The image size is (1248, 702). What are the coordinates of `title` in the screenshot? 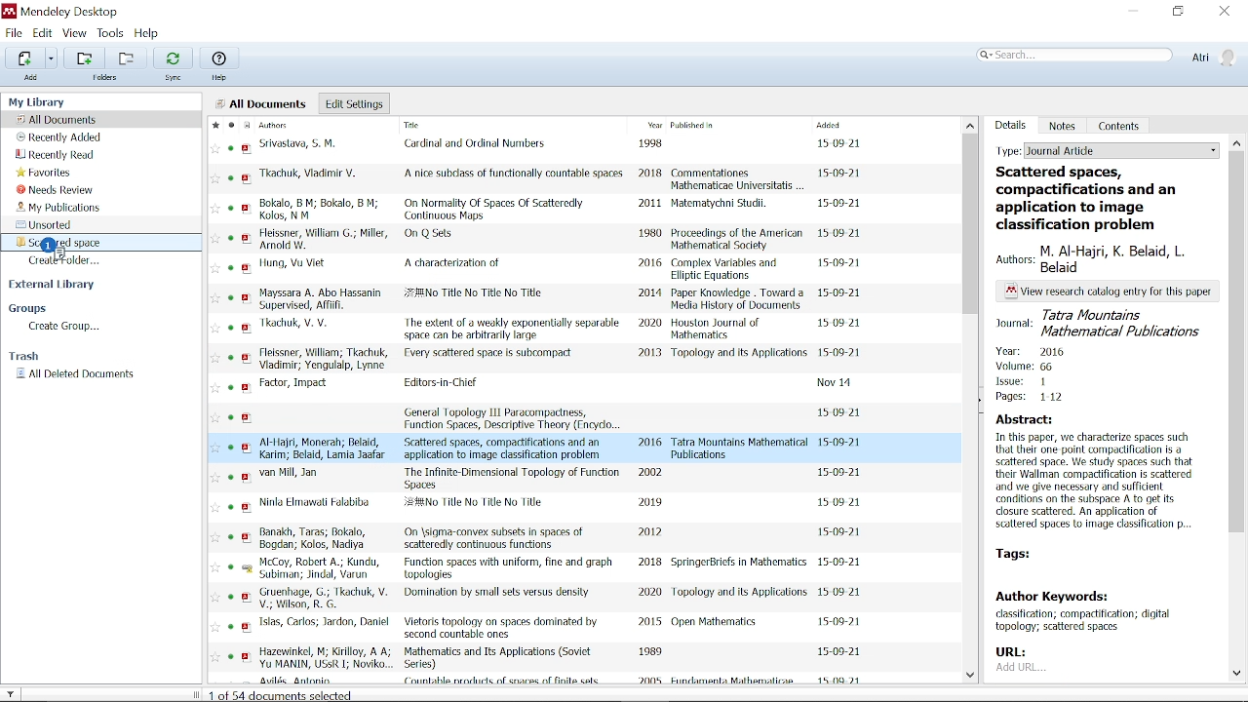 It's located at (480, 145).